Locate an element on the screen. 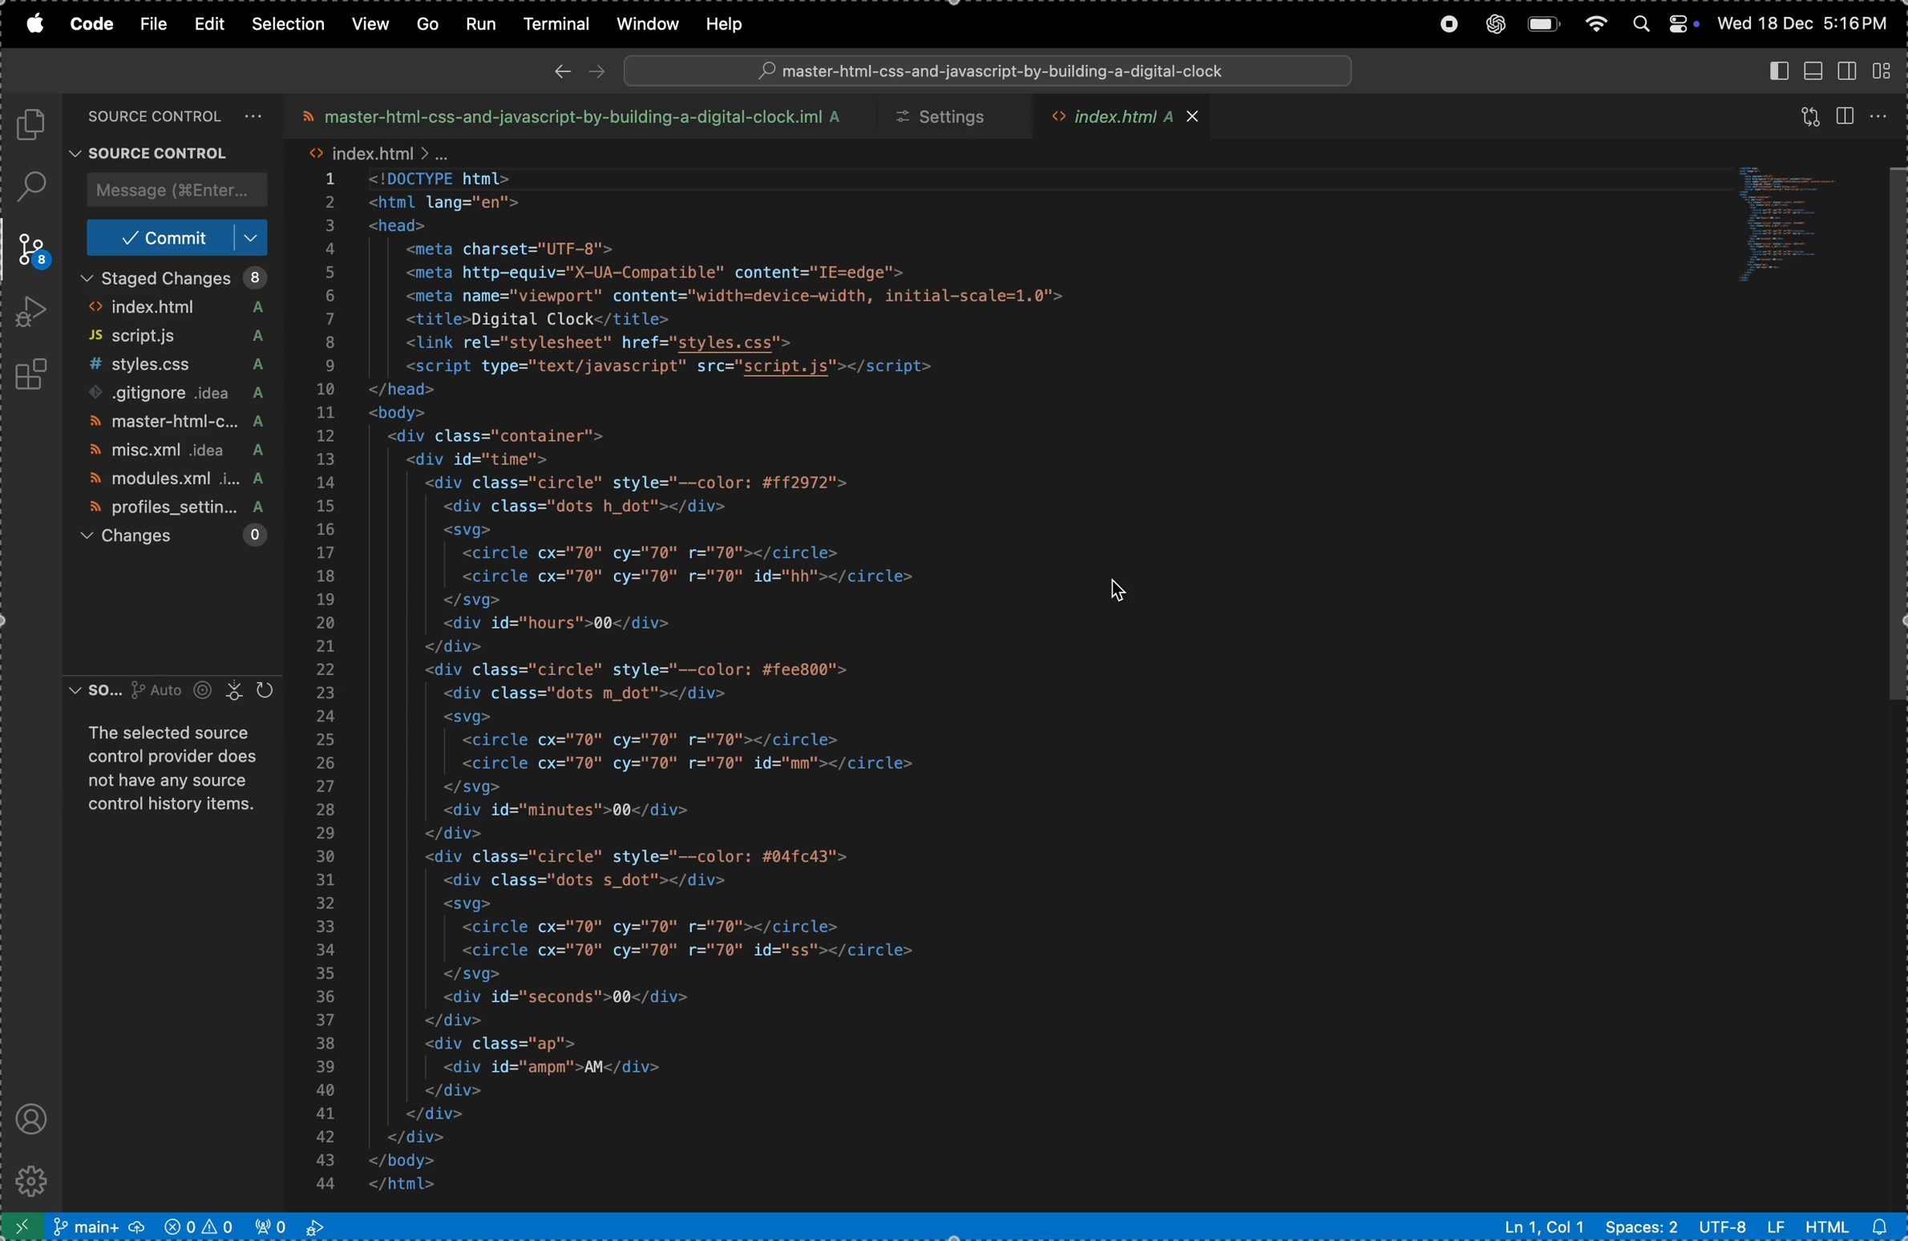  view is located at coordinates (369, 22).